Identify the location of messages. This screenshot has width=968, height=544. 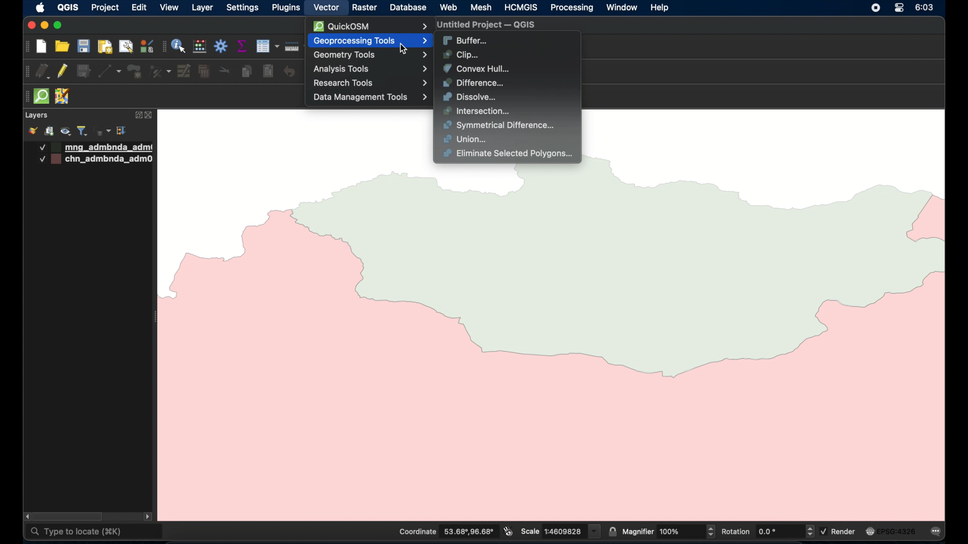
(938, 532).